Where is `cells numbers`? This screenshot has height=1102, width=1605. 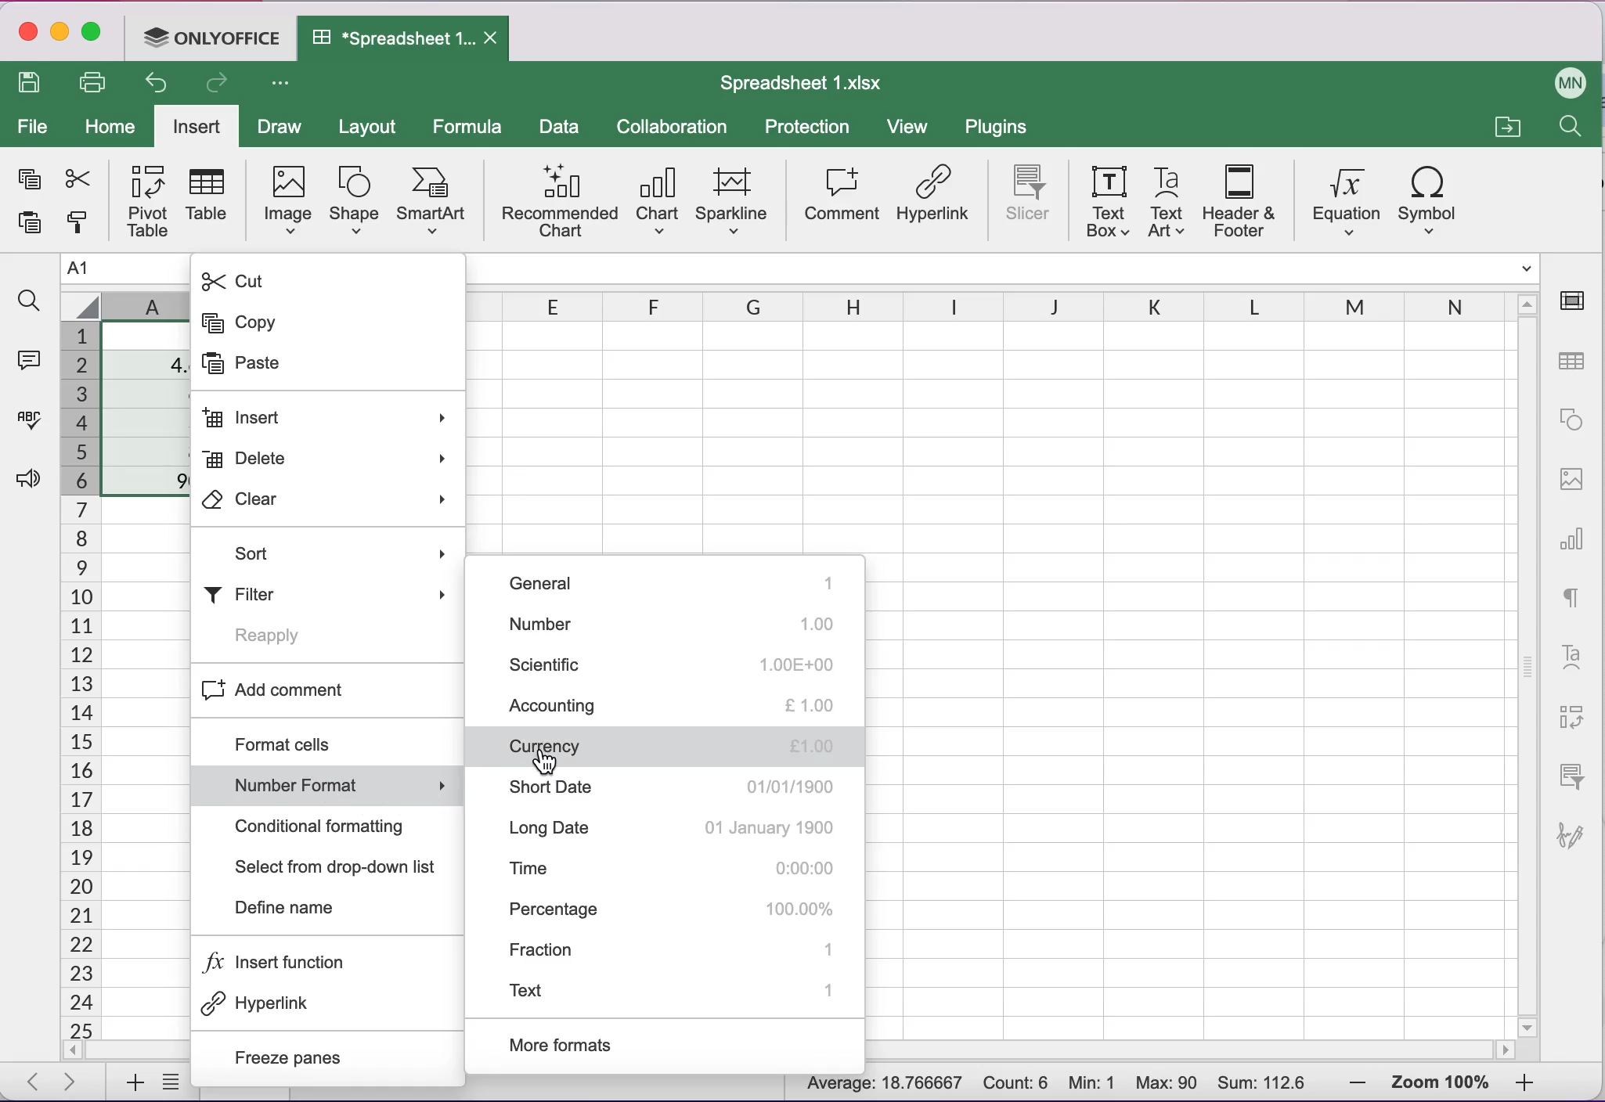
cells numbers is located at coordinates (76, 680).